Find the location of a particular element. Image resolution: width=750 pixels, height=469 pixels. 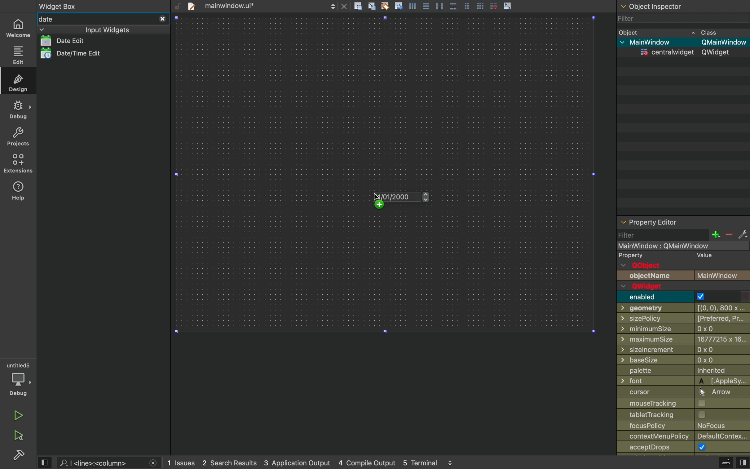

property editor is located at coordinates (682, 221).